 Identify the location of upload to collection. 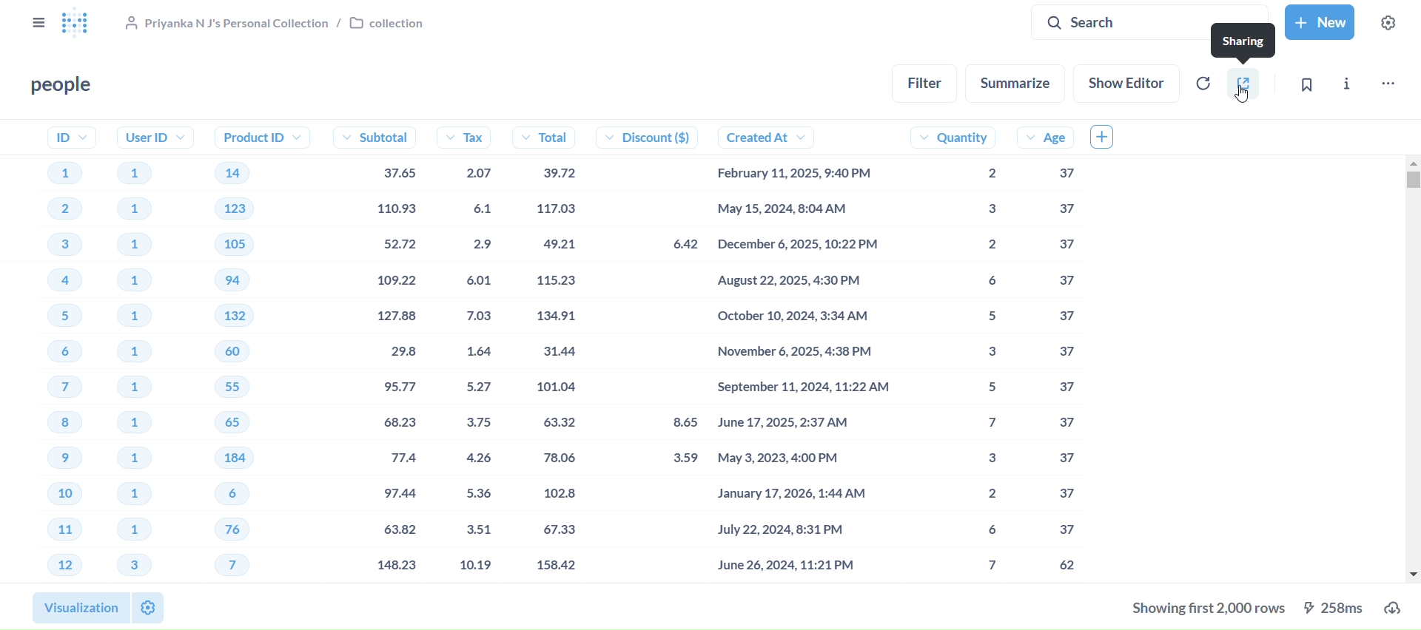
(1397, 607).